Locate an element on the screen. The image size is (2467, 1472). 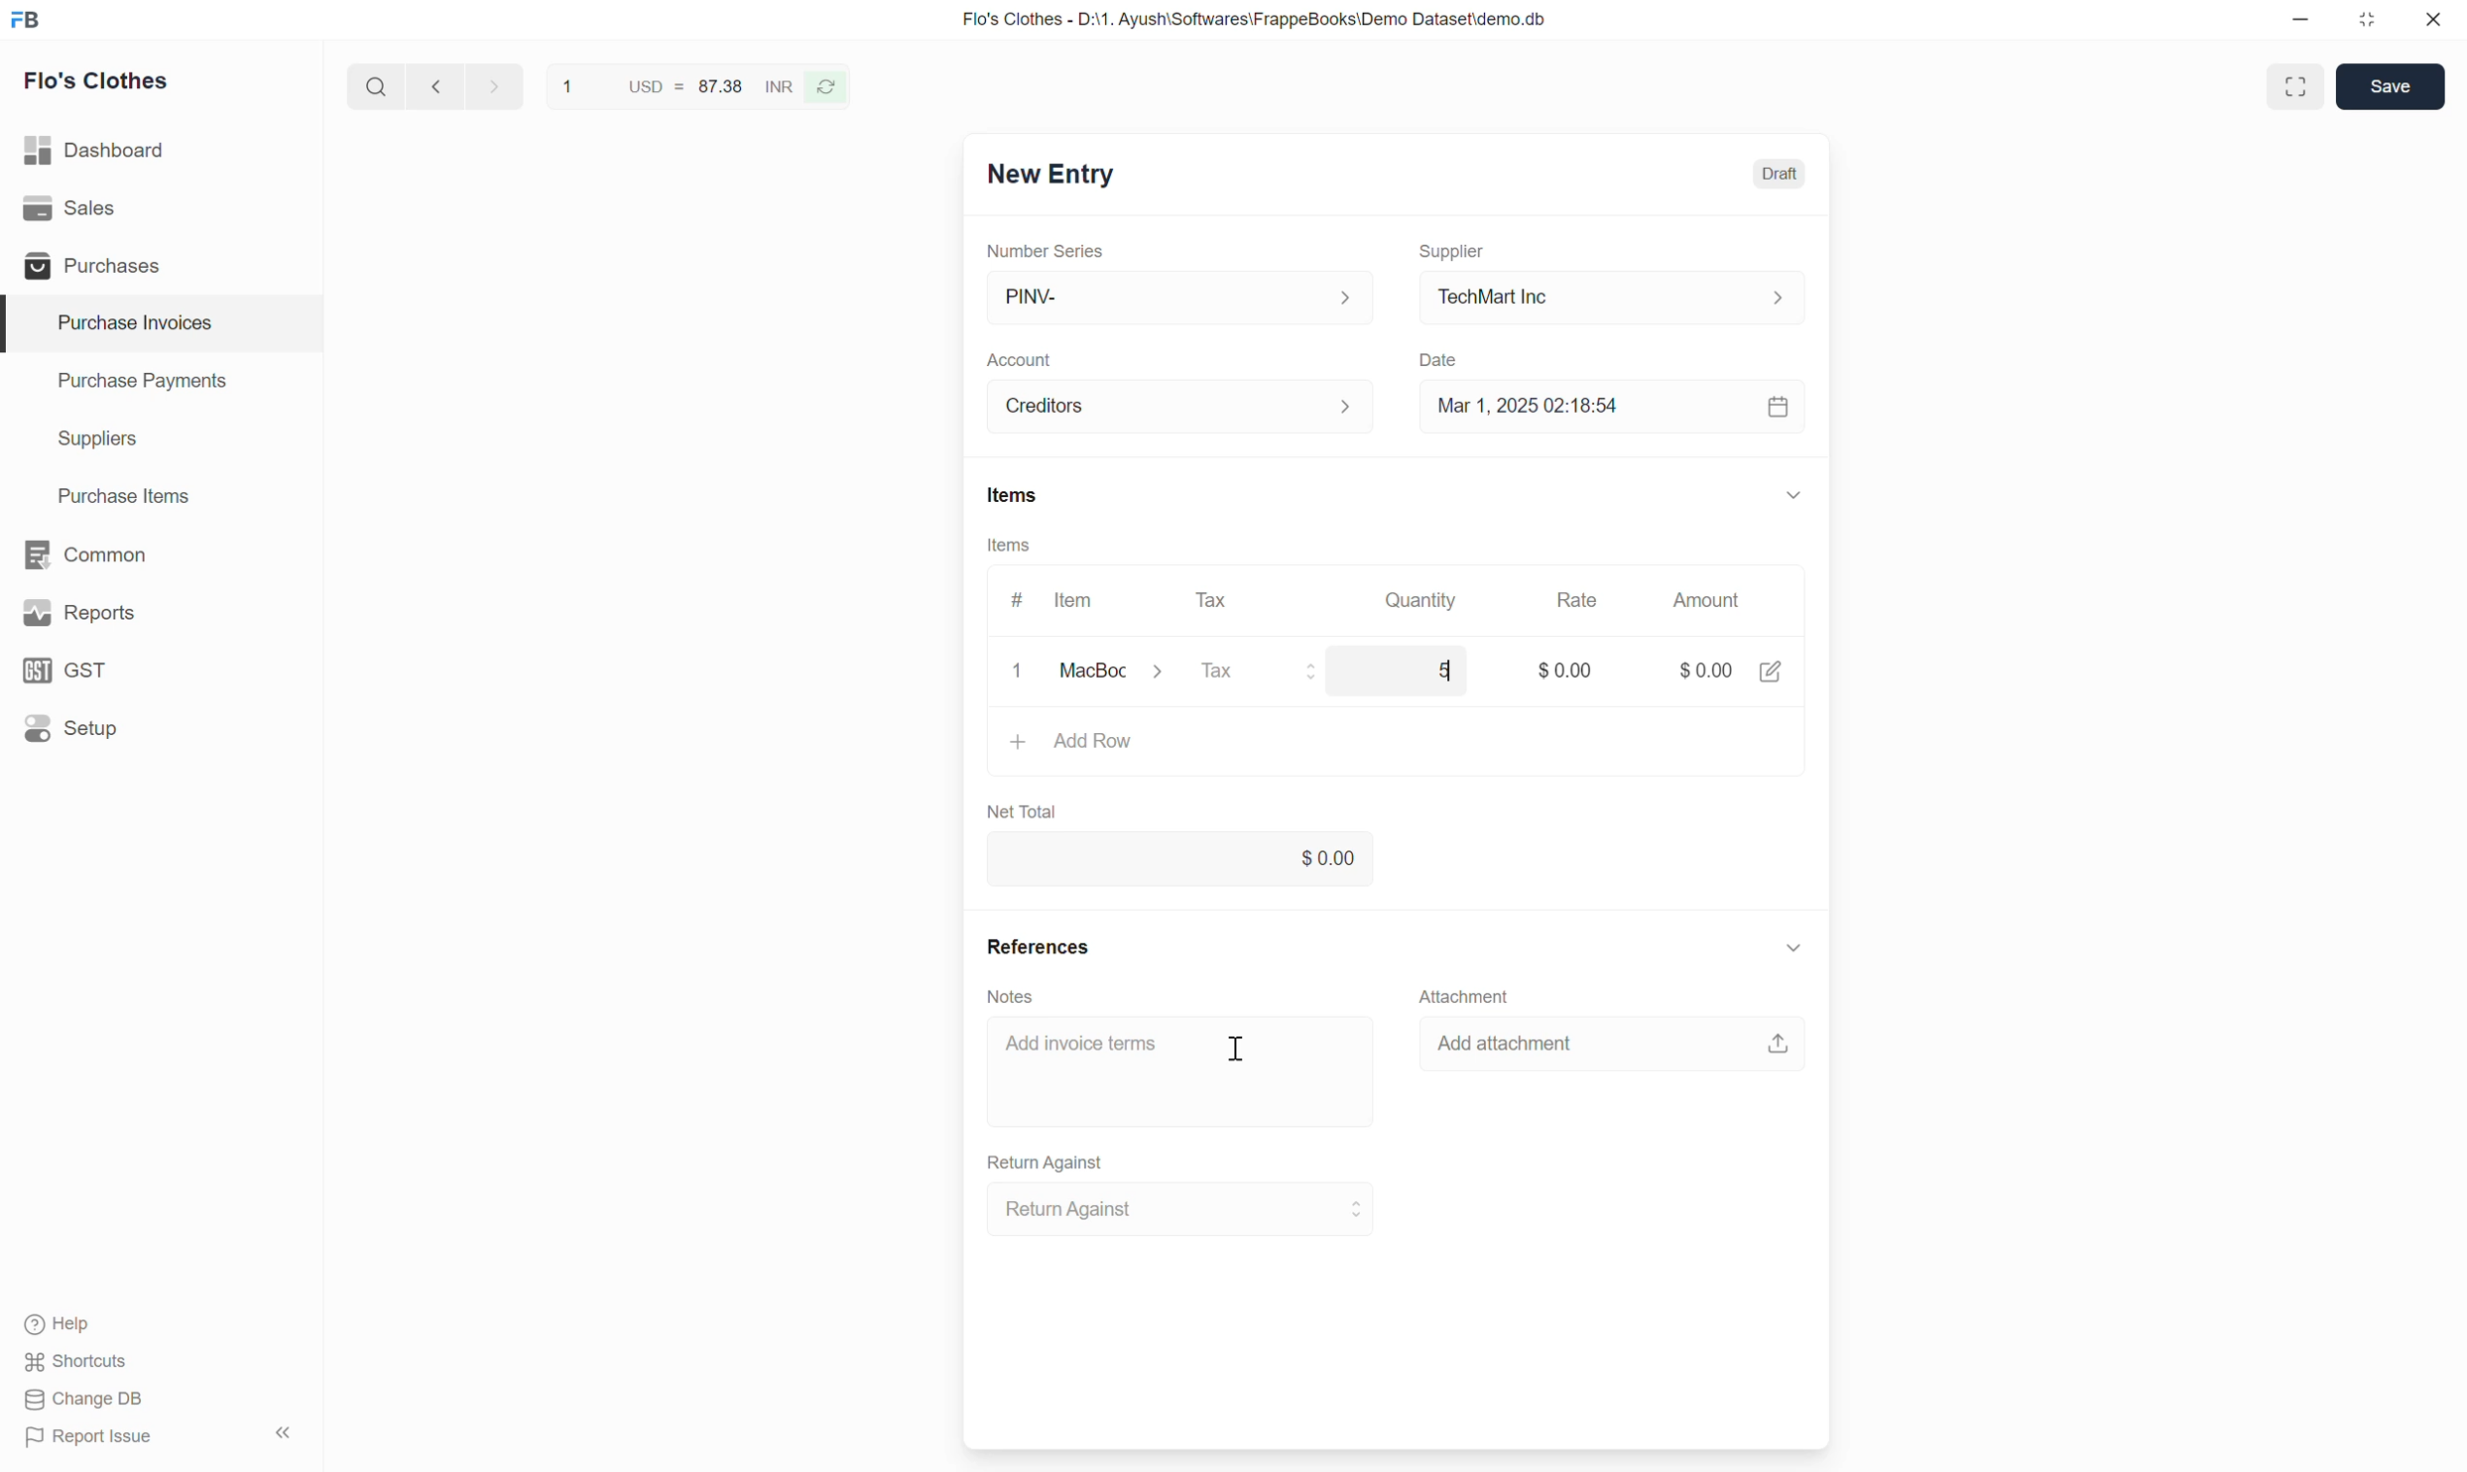
References is located at coordinates (1039, 946).